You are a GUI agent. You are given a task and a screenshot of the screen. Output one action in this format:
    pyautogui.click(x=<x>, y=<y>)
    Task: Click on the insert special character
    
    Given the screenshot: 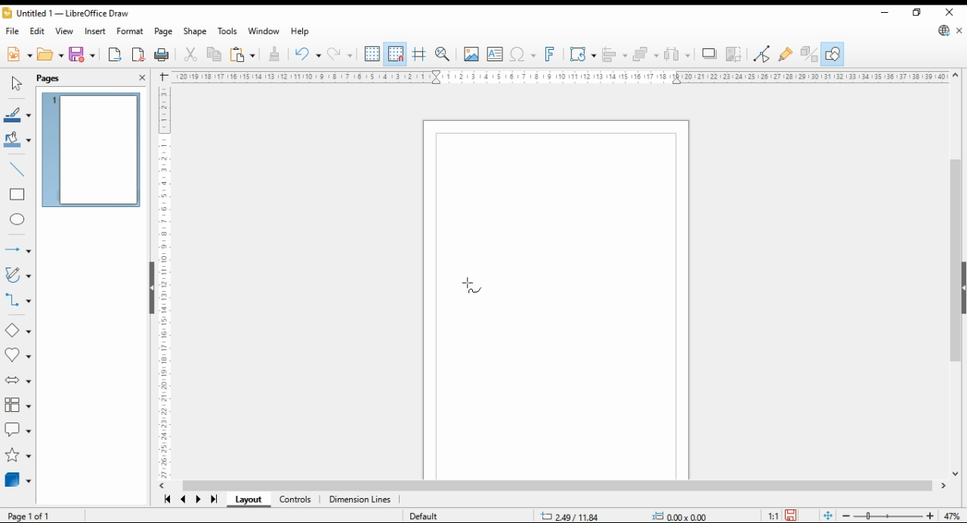 What is the action you would take?
    pyautogui.click(x=524, y=54)
    